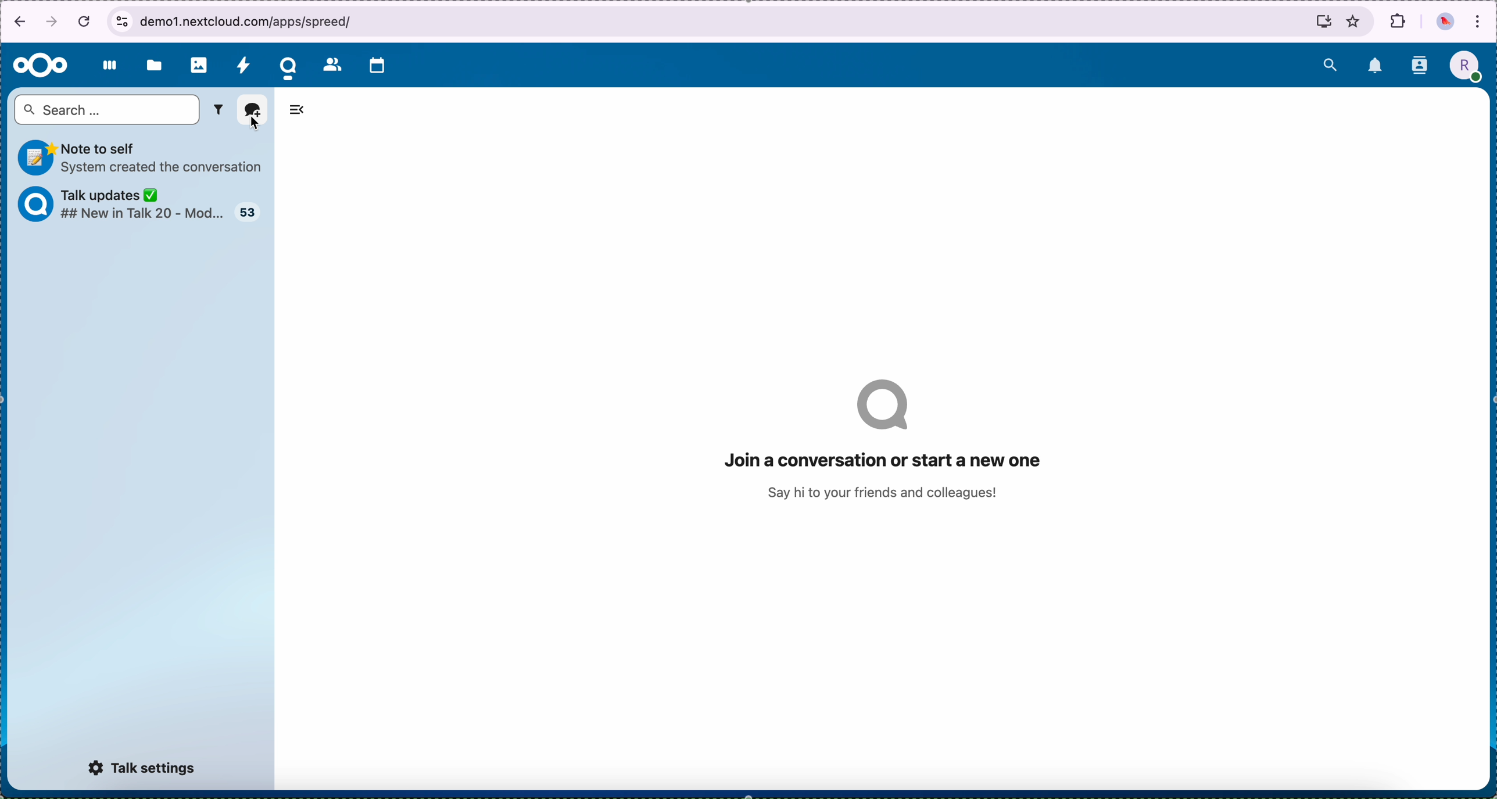  I want to click on talk updates, so click(119, 202).